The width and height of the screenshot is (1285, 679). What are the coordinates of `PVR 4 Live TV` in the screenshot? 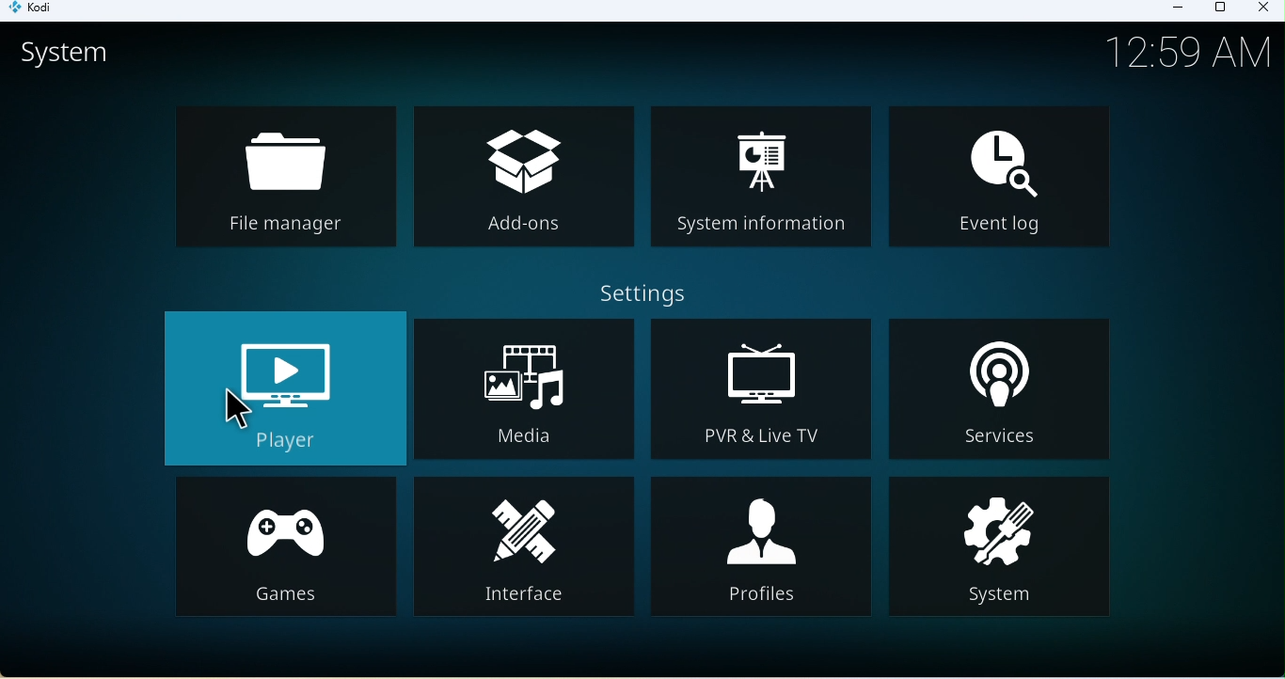 It's located at (757, 394).